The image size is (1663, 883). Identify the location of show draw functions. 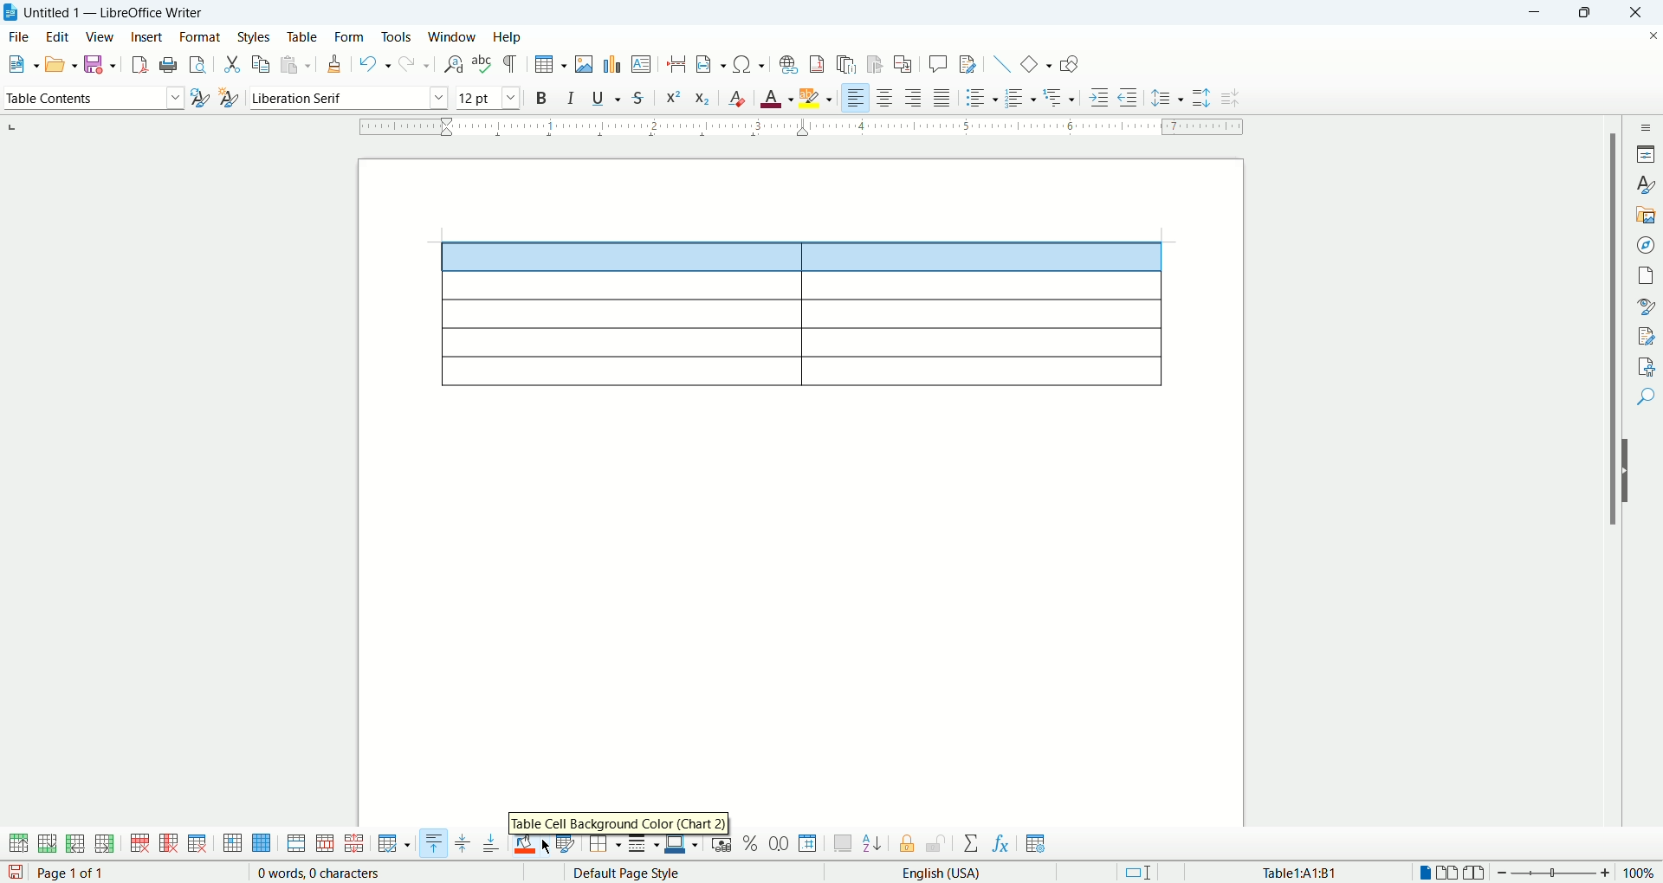
(1070, 63).